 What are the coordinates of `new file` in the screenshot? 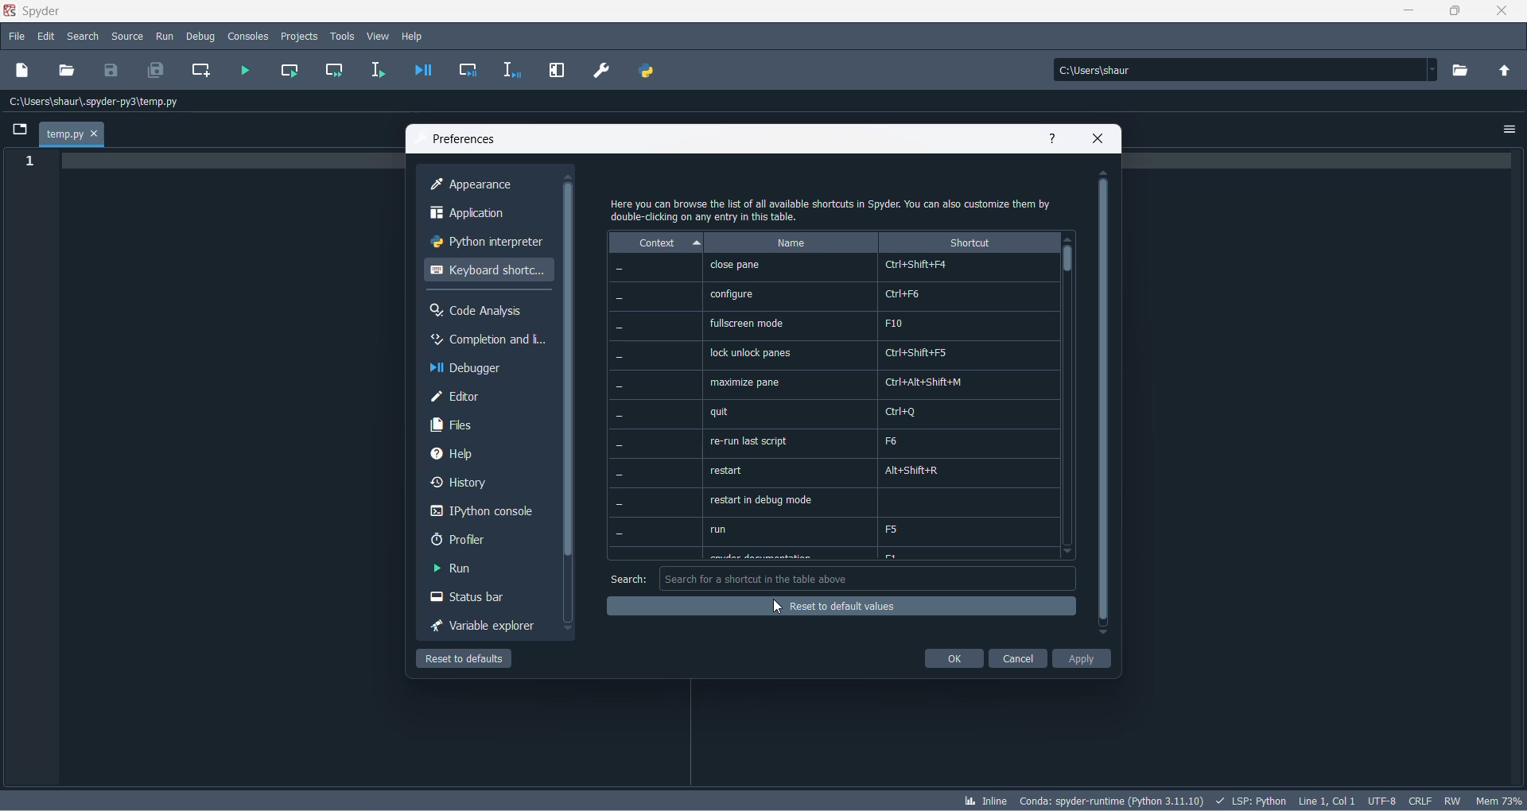 It's located at (22, 71).